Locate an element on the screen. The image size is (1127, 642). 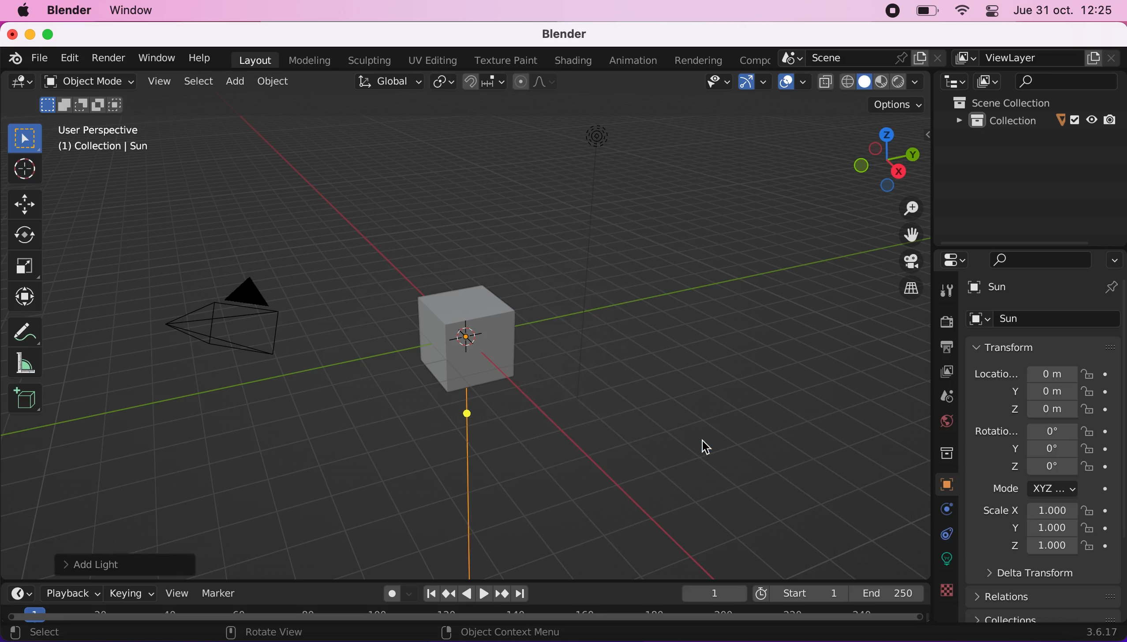
view is located at coordinates (160, 81).